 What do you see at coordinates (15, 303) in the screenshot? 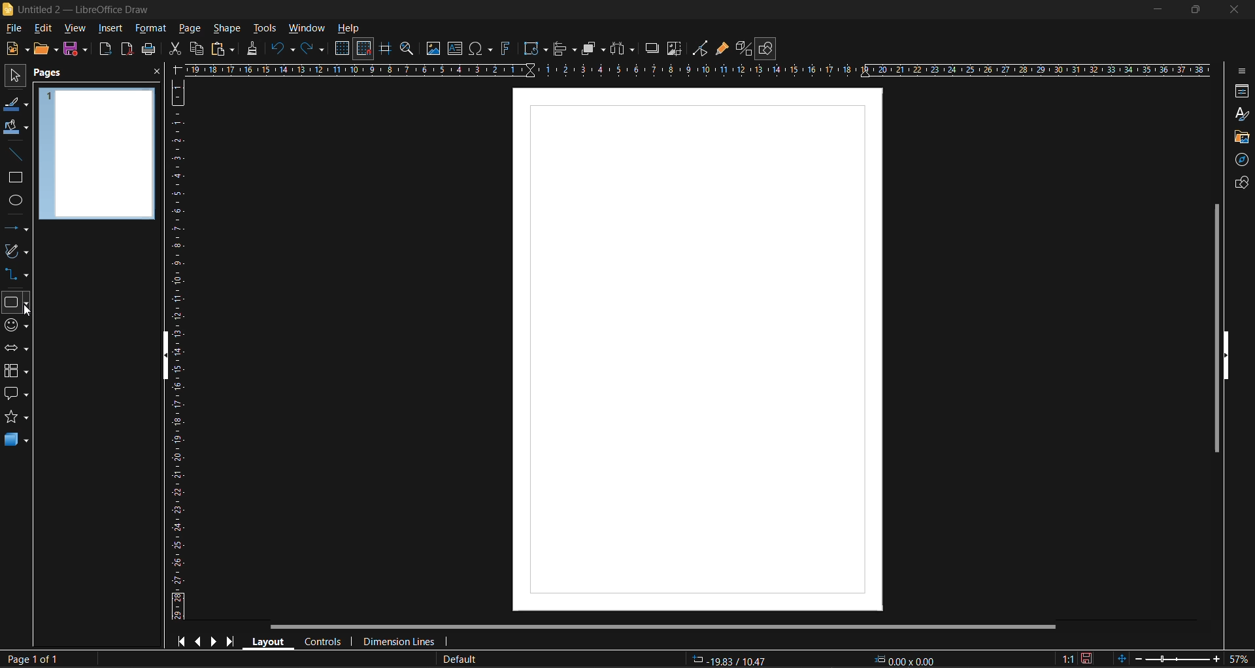
I see `basic shapes` at bounding box center [15, 303].